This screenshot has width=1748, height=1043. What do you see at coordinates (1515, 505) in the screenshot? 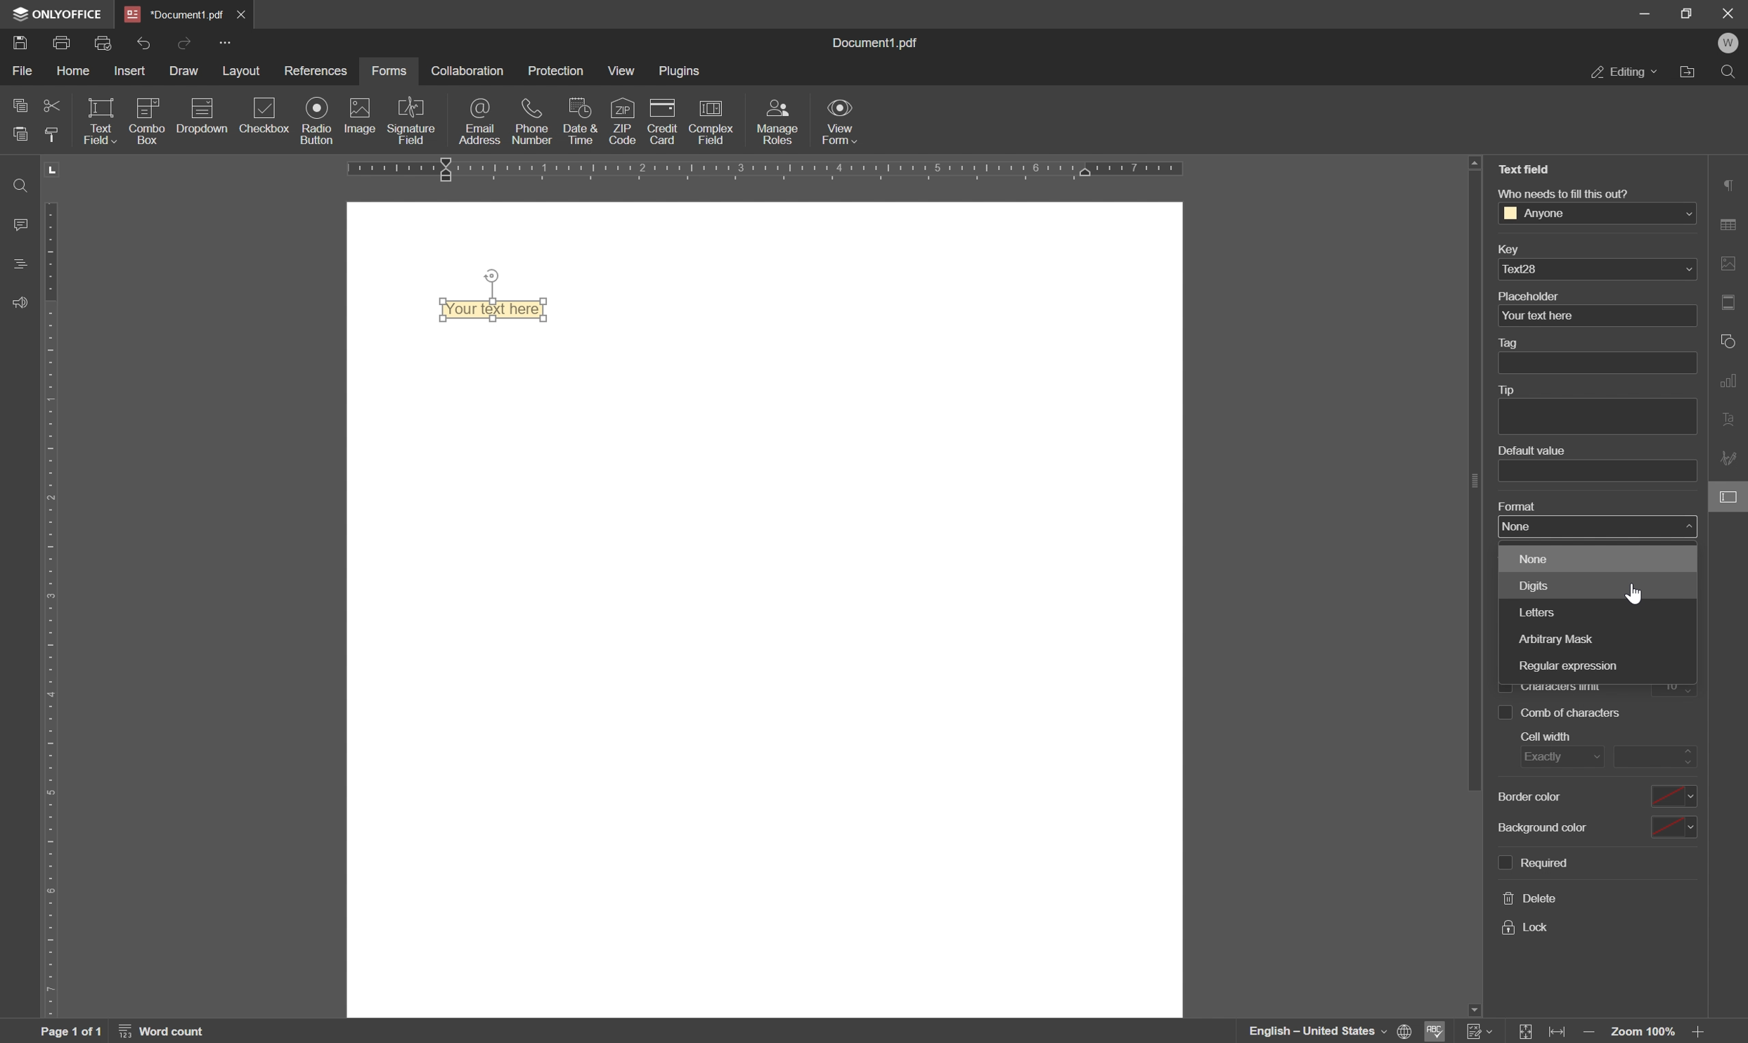
I see `format` at bounding box center [1515, 505].